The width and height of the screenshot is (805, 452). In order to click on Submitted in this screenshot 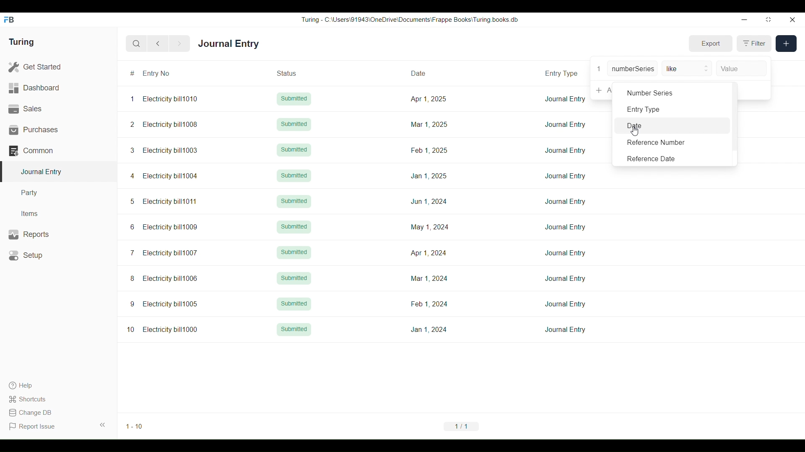, I will do `click(294, 201)`.